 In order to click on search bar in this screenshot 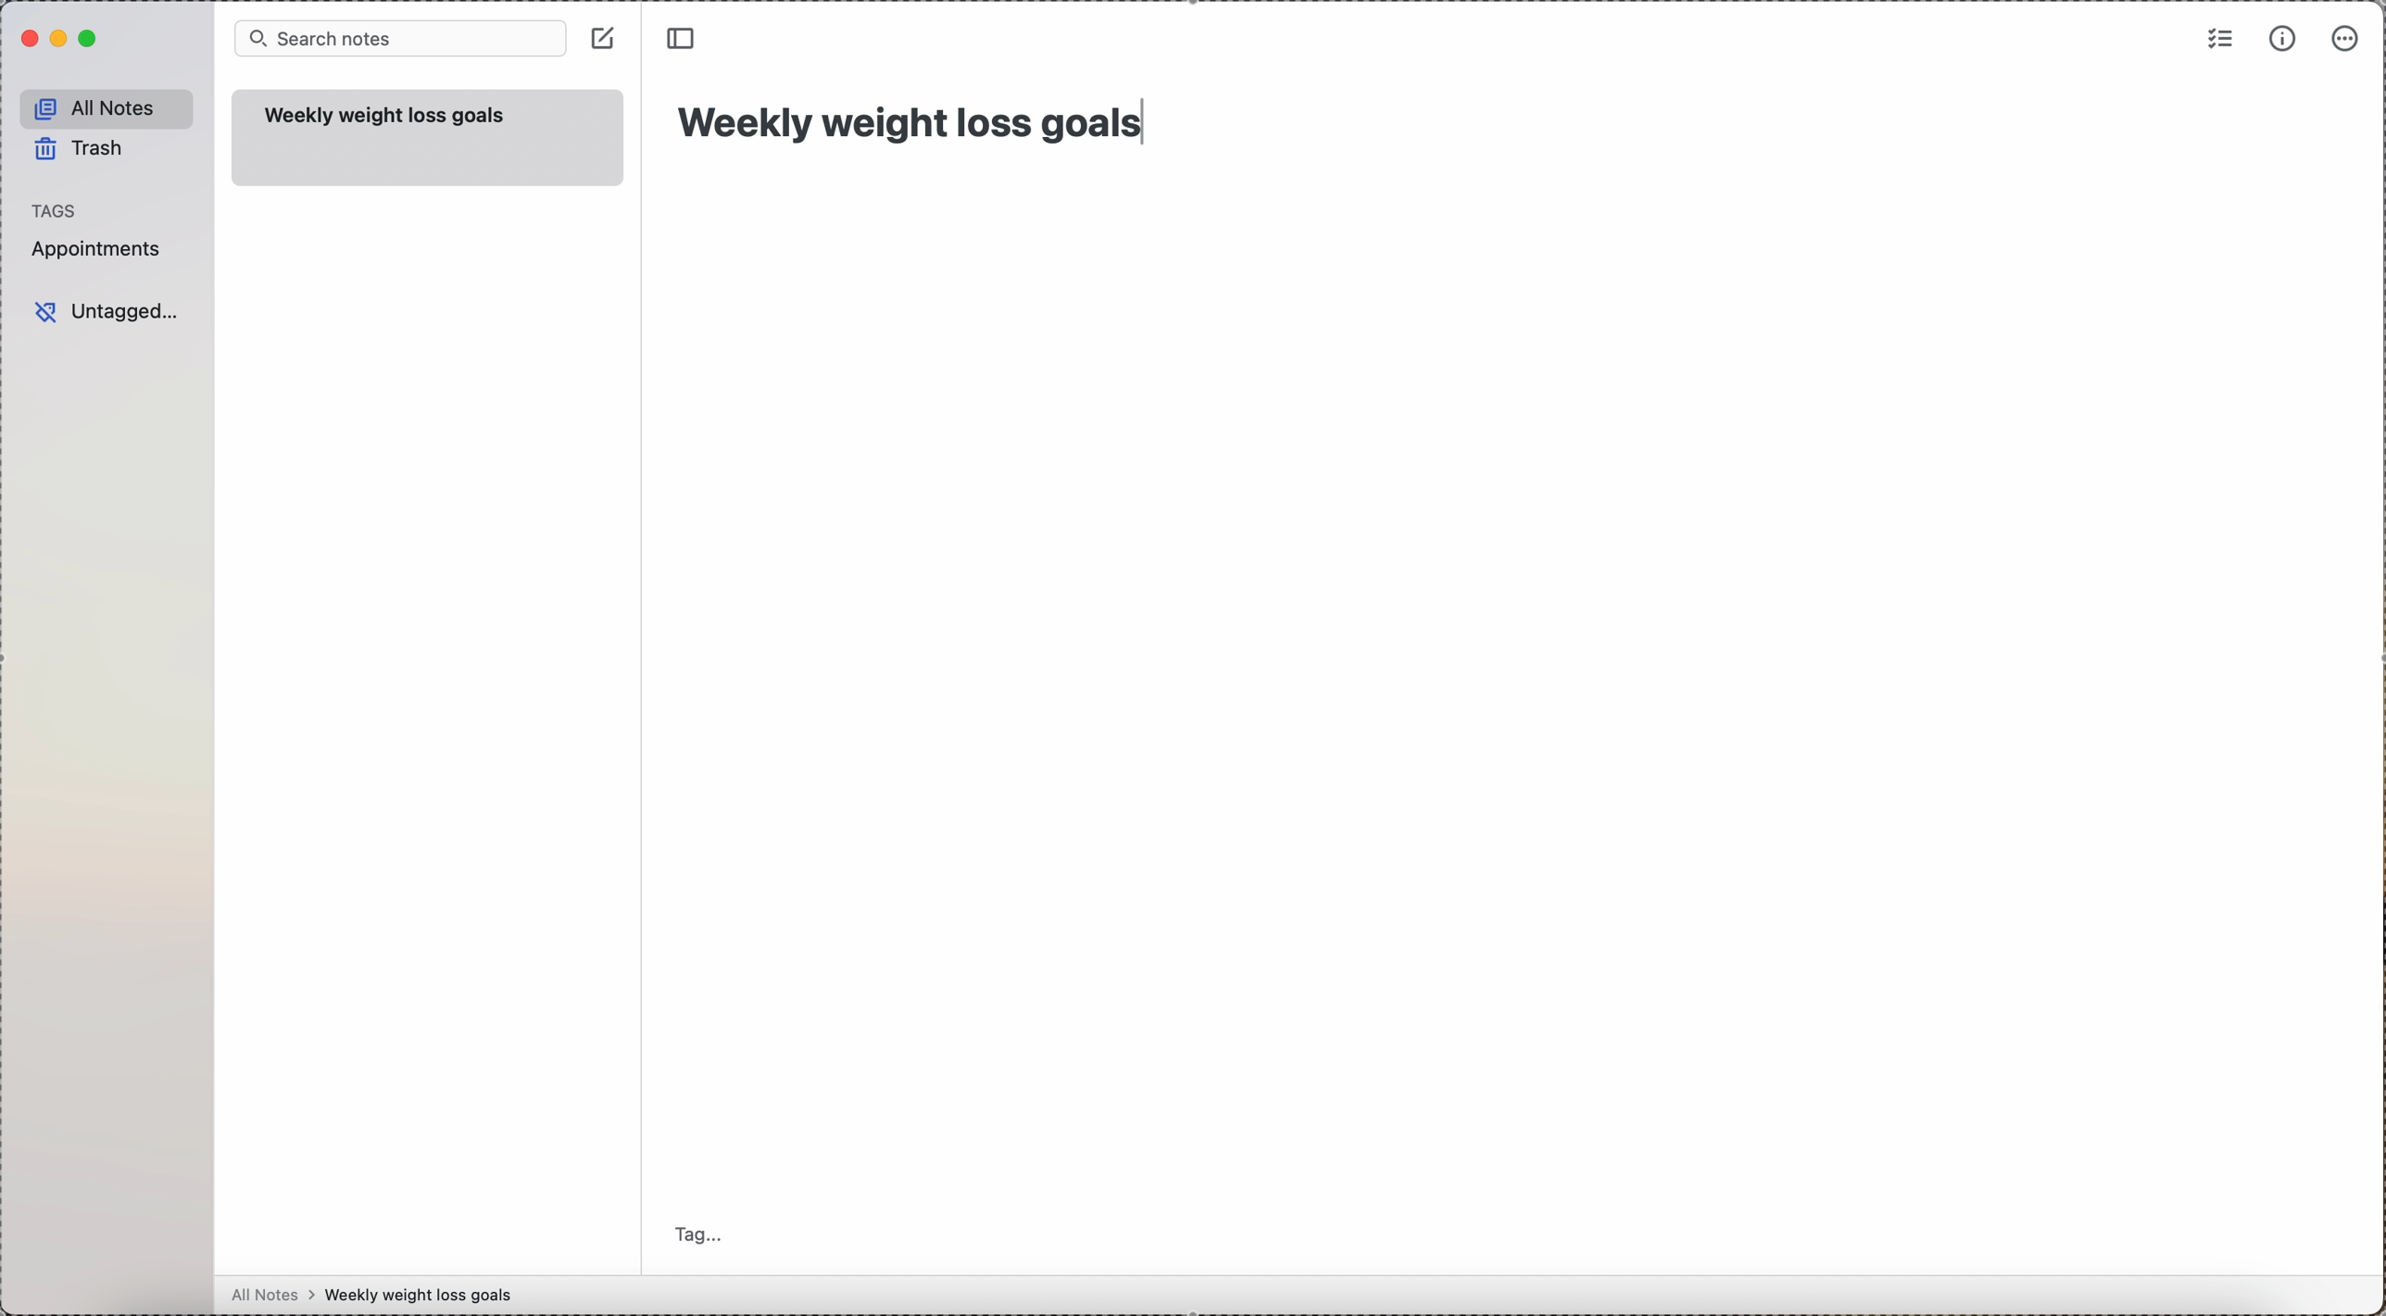, I will do `click(401, 39)`.